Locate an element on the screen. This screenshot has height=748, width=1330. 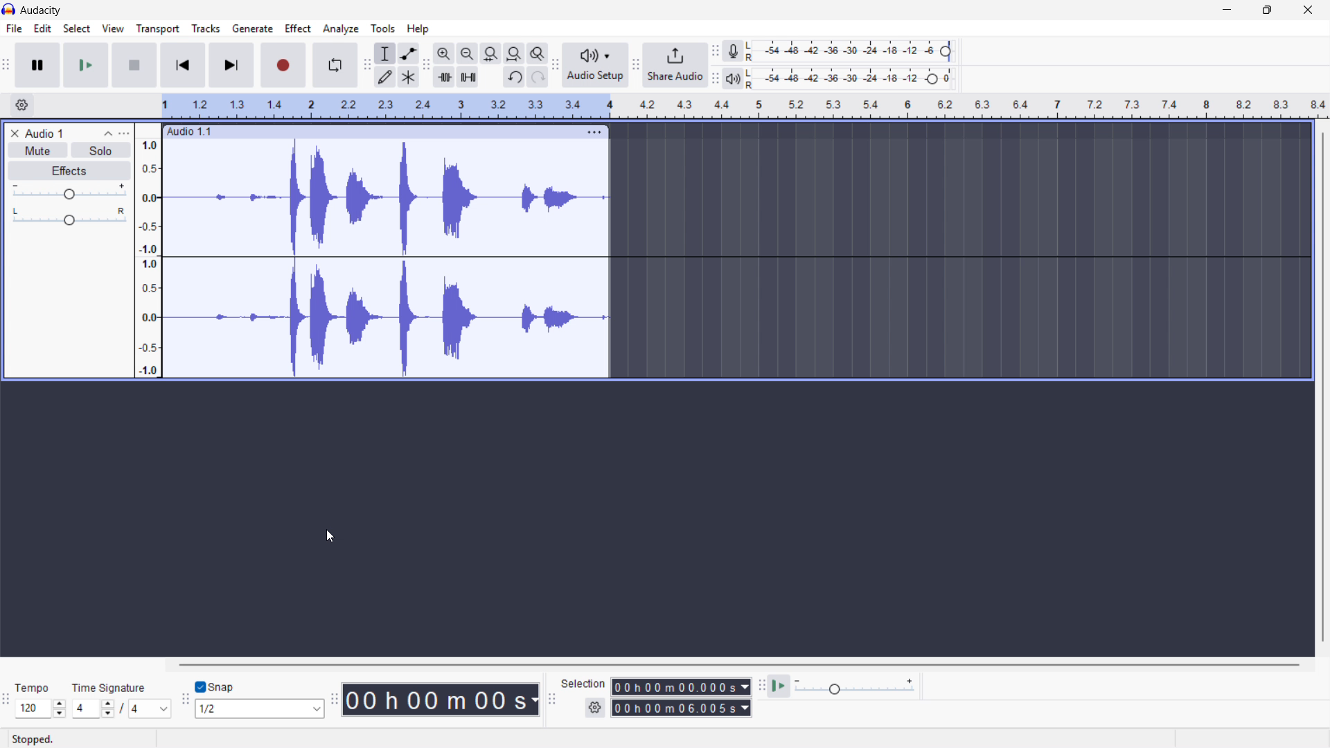
audio setup toolbar is located at coordinates (555, 66).